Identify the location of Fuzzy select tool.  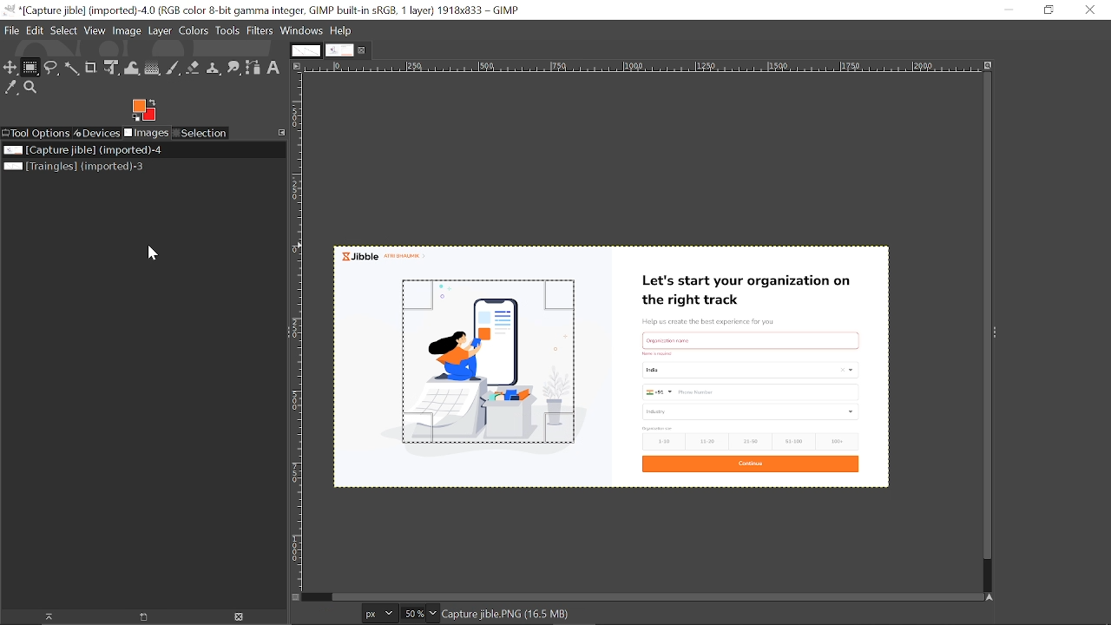
(71, 69).